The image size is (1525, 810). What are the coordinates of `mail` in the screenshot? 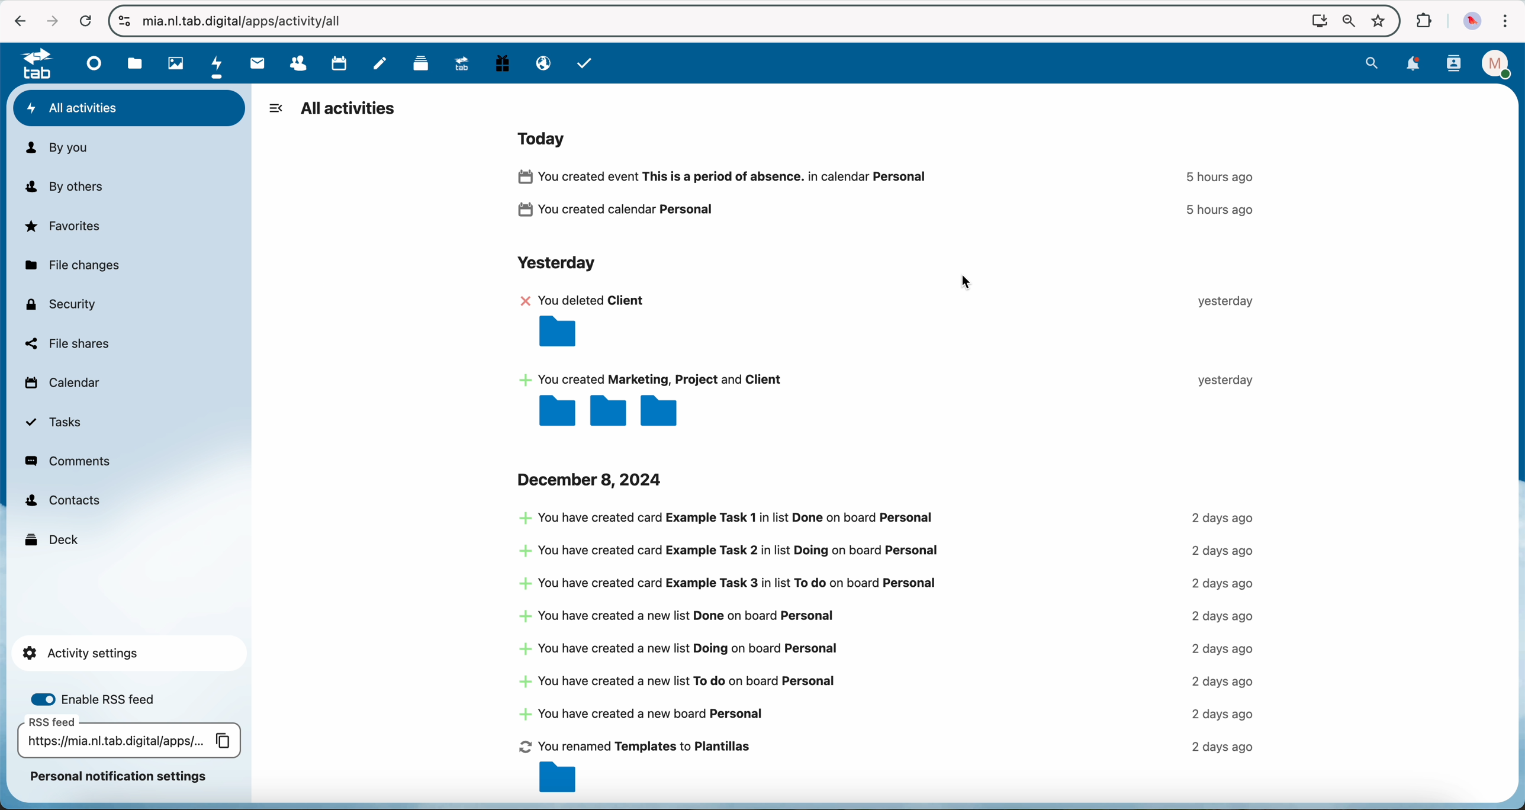 It's located at (255, 63).